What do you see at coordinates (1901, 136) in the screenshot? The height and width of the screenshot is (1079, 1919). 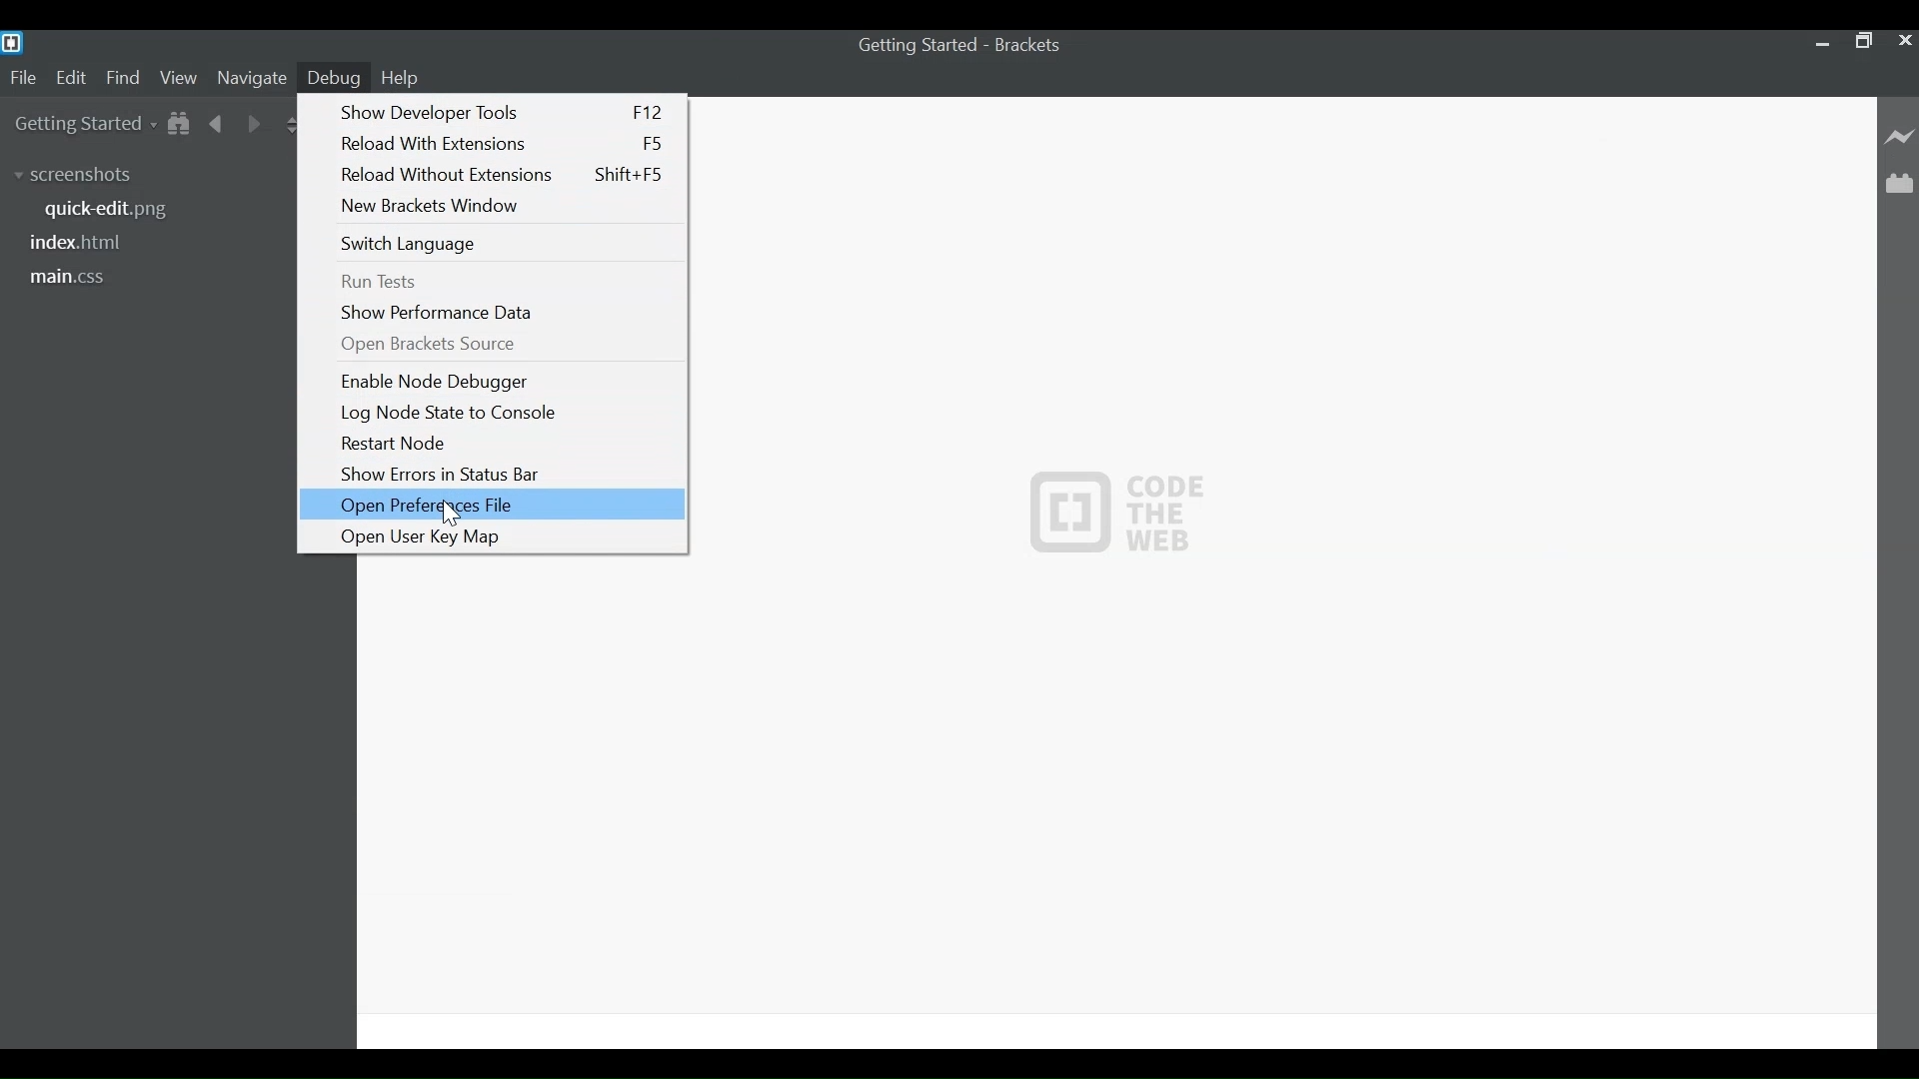 I see `Live Preview` at bounding box center [1901, 136].